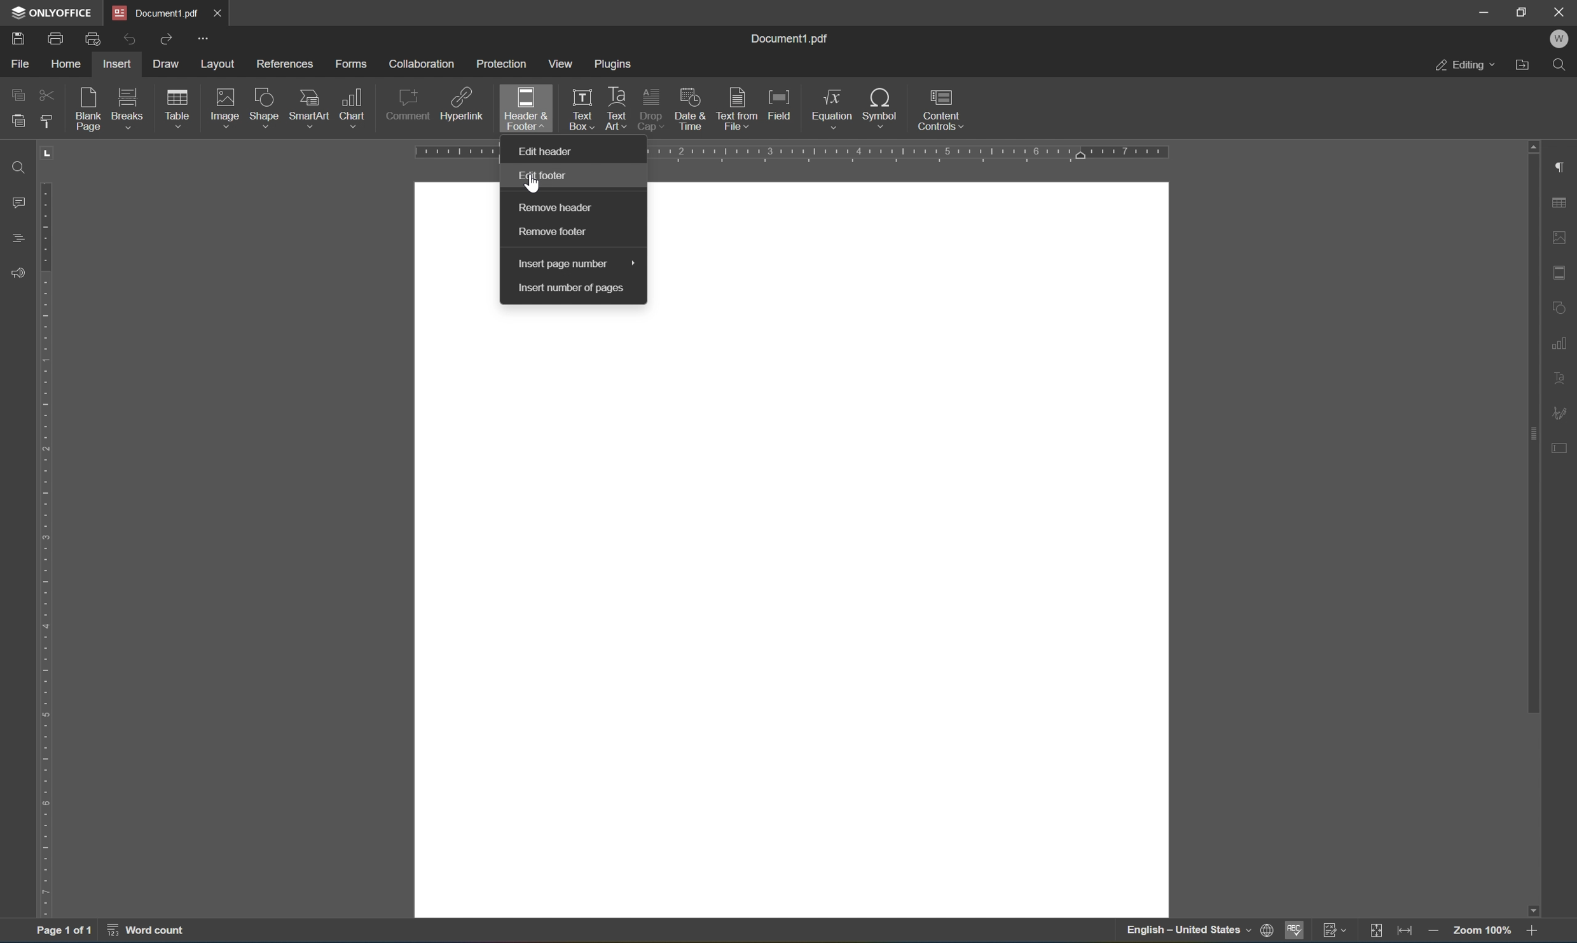 This screenshot has width=1577, height=943. Describe the element at coordinates (282, 66) in the screenshot. I see `references` at that location.